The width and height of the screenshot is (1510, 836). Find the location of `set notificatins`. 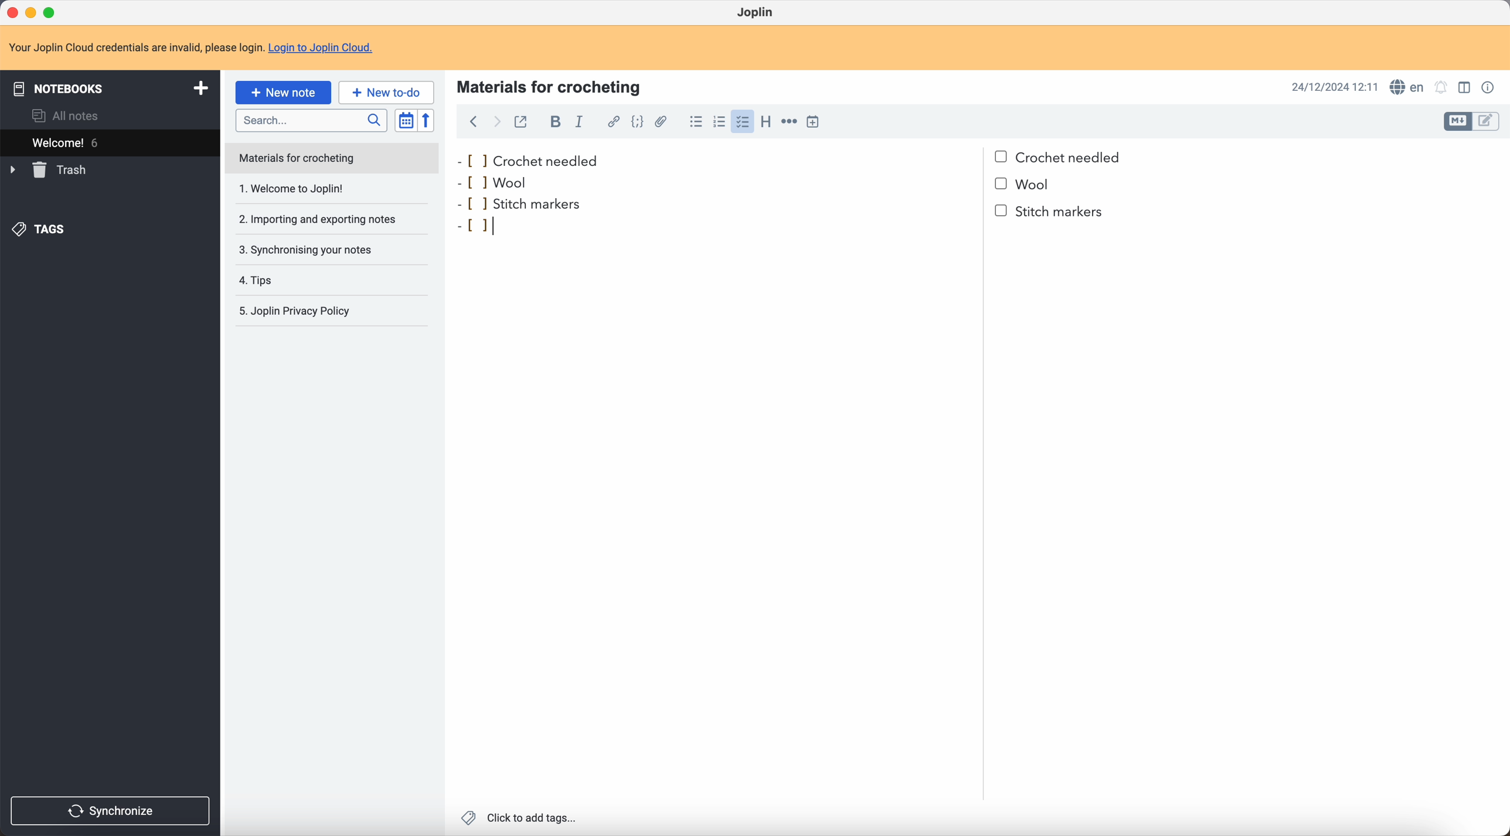

set notificatins is located at coordinates (1441, 89).